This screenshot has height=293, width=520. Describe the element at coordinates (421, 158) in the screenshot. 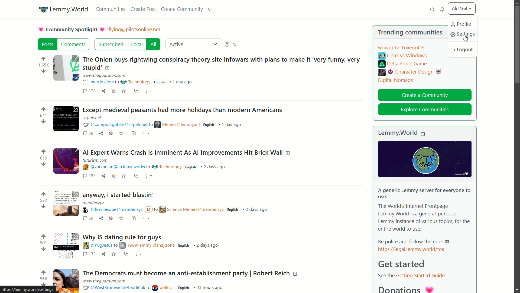

I see `image` at that location.